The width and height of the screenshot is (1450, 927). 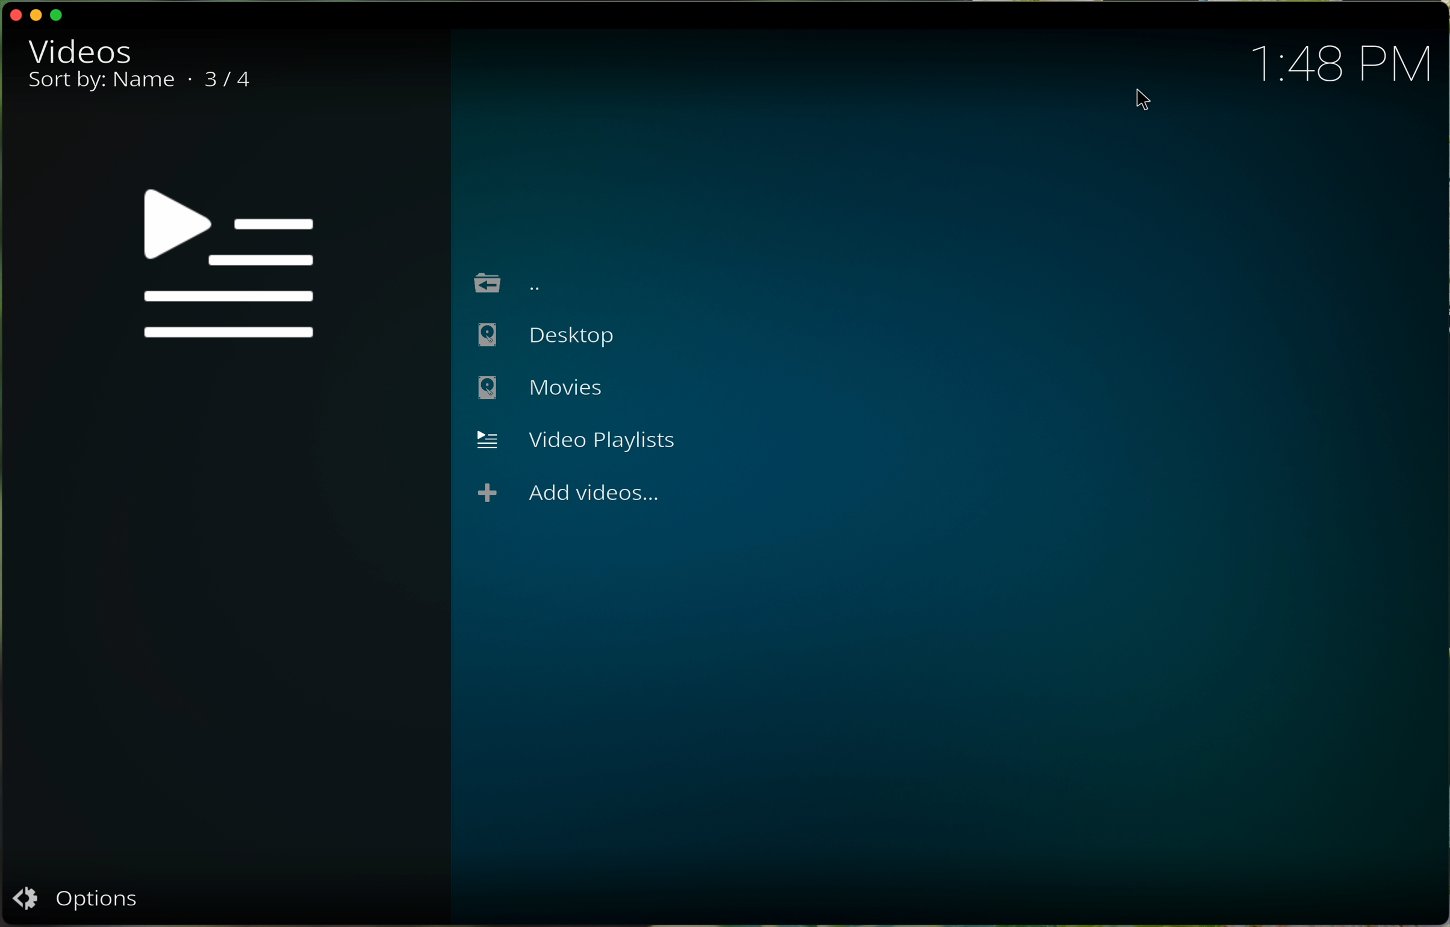 I want to click on video playlist symbol, so click(x=231, y=265).